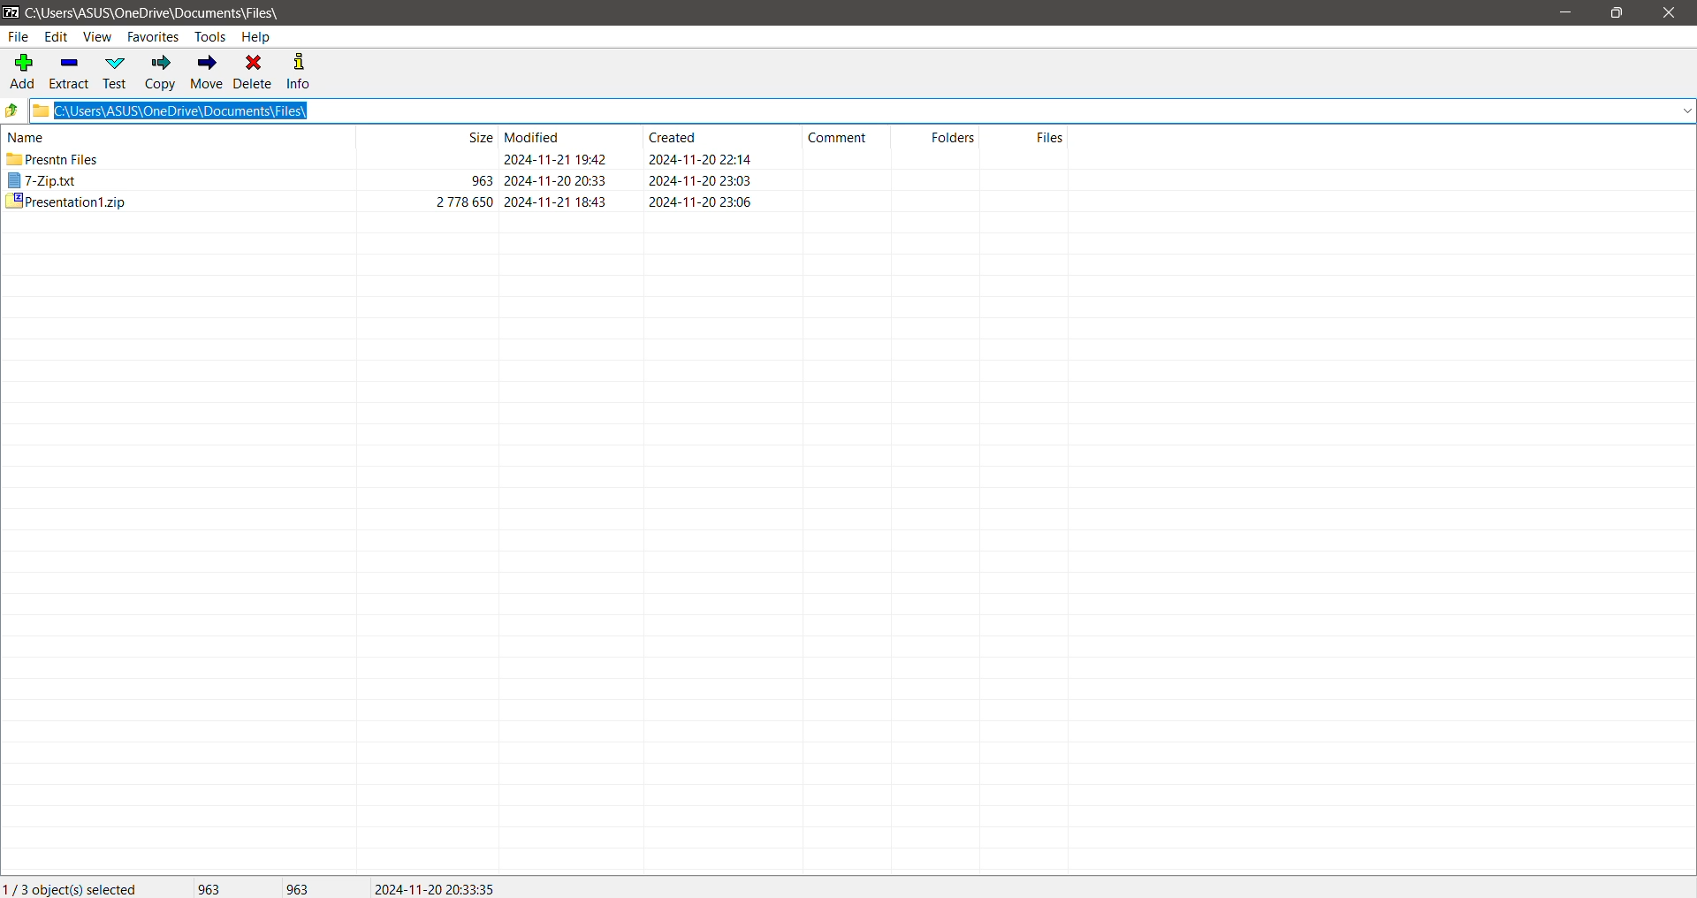 The width and height of the screenshot is (1697, 898). What do you see at coordinates (73, 887) in the screenshot?
I see `Current Selection` at bounding box center [73, 887].